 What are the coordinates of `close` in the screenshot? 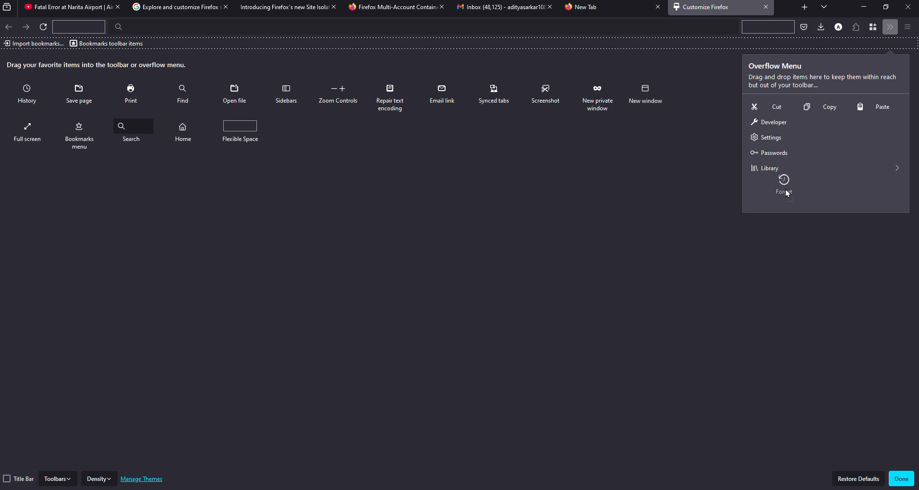 It's located at (332, 6).